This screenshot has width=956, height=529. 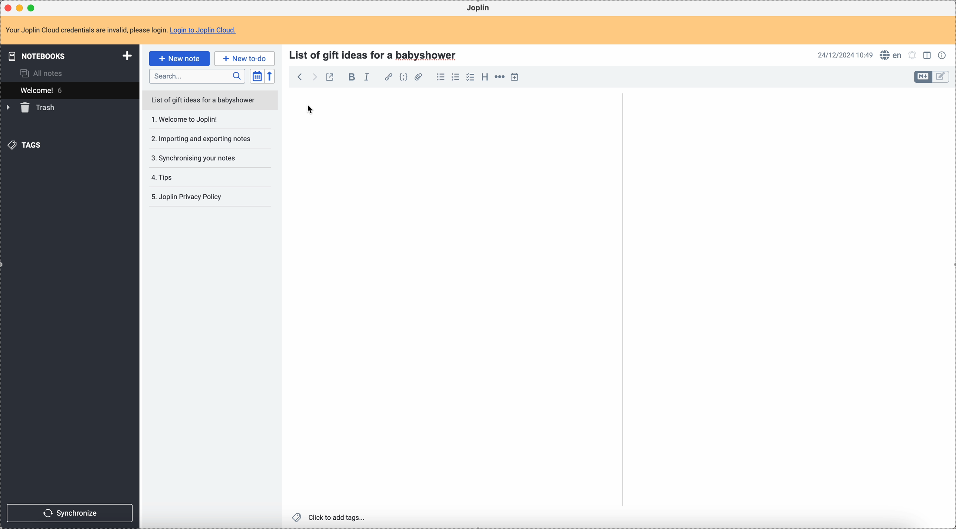 What do you see at coordinates (405, 78) in the screenshot?
I see `code` at bounding box center [405, 78].